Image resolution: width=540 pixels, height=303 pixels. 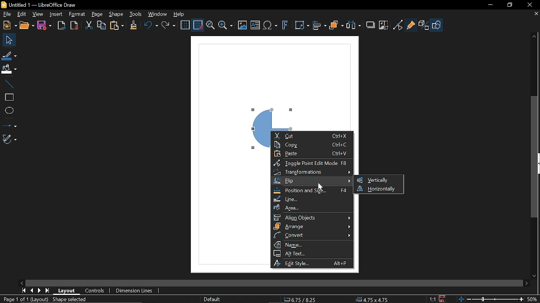 What do you see at coordinates (286, 26) in the screenshot?
I see `insert fontwork` at bounding box center [286, 26].